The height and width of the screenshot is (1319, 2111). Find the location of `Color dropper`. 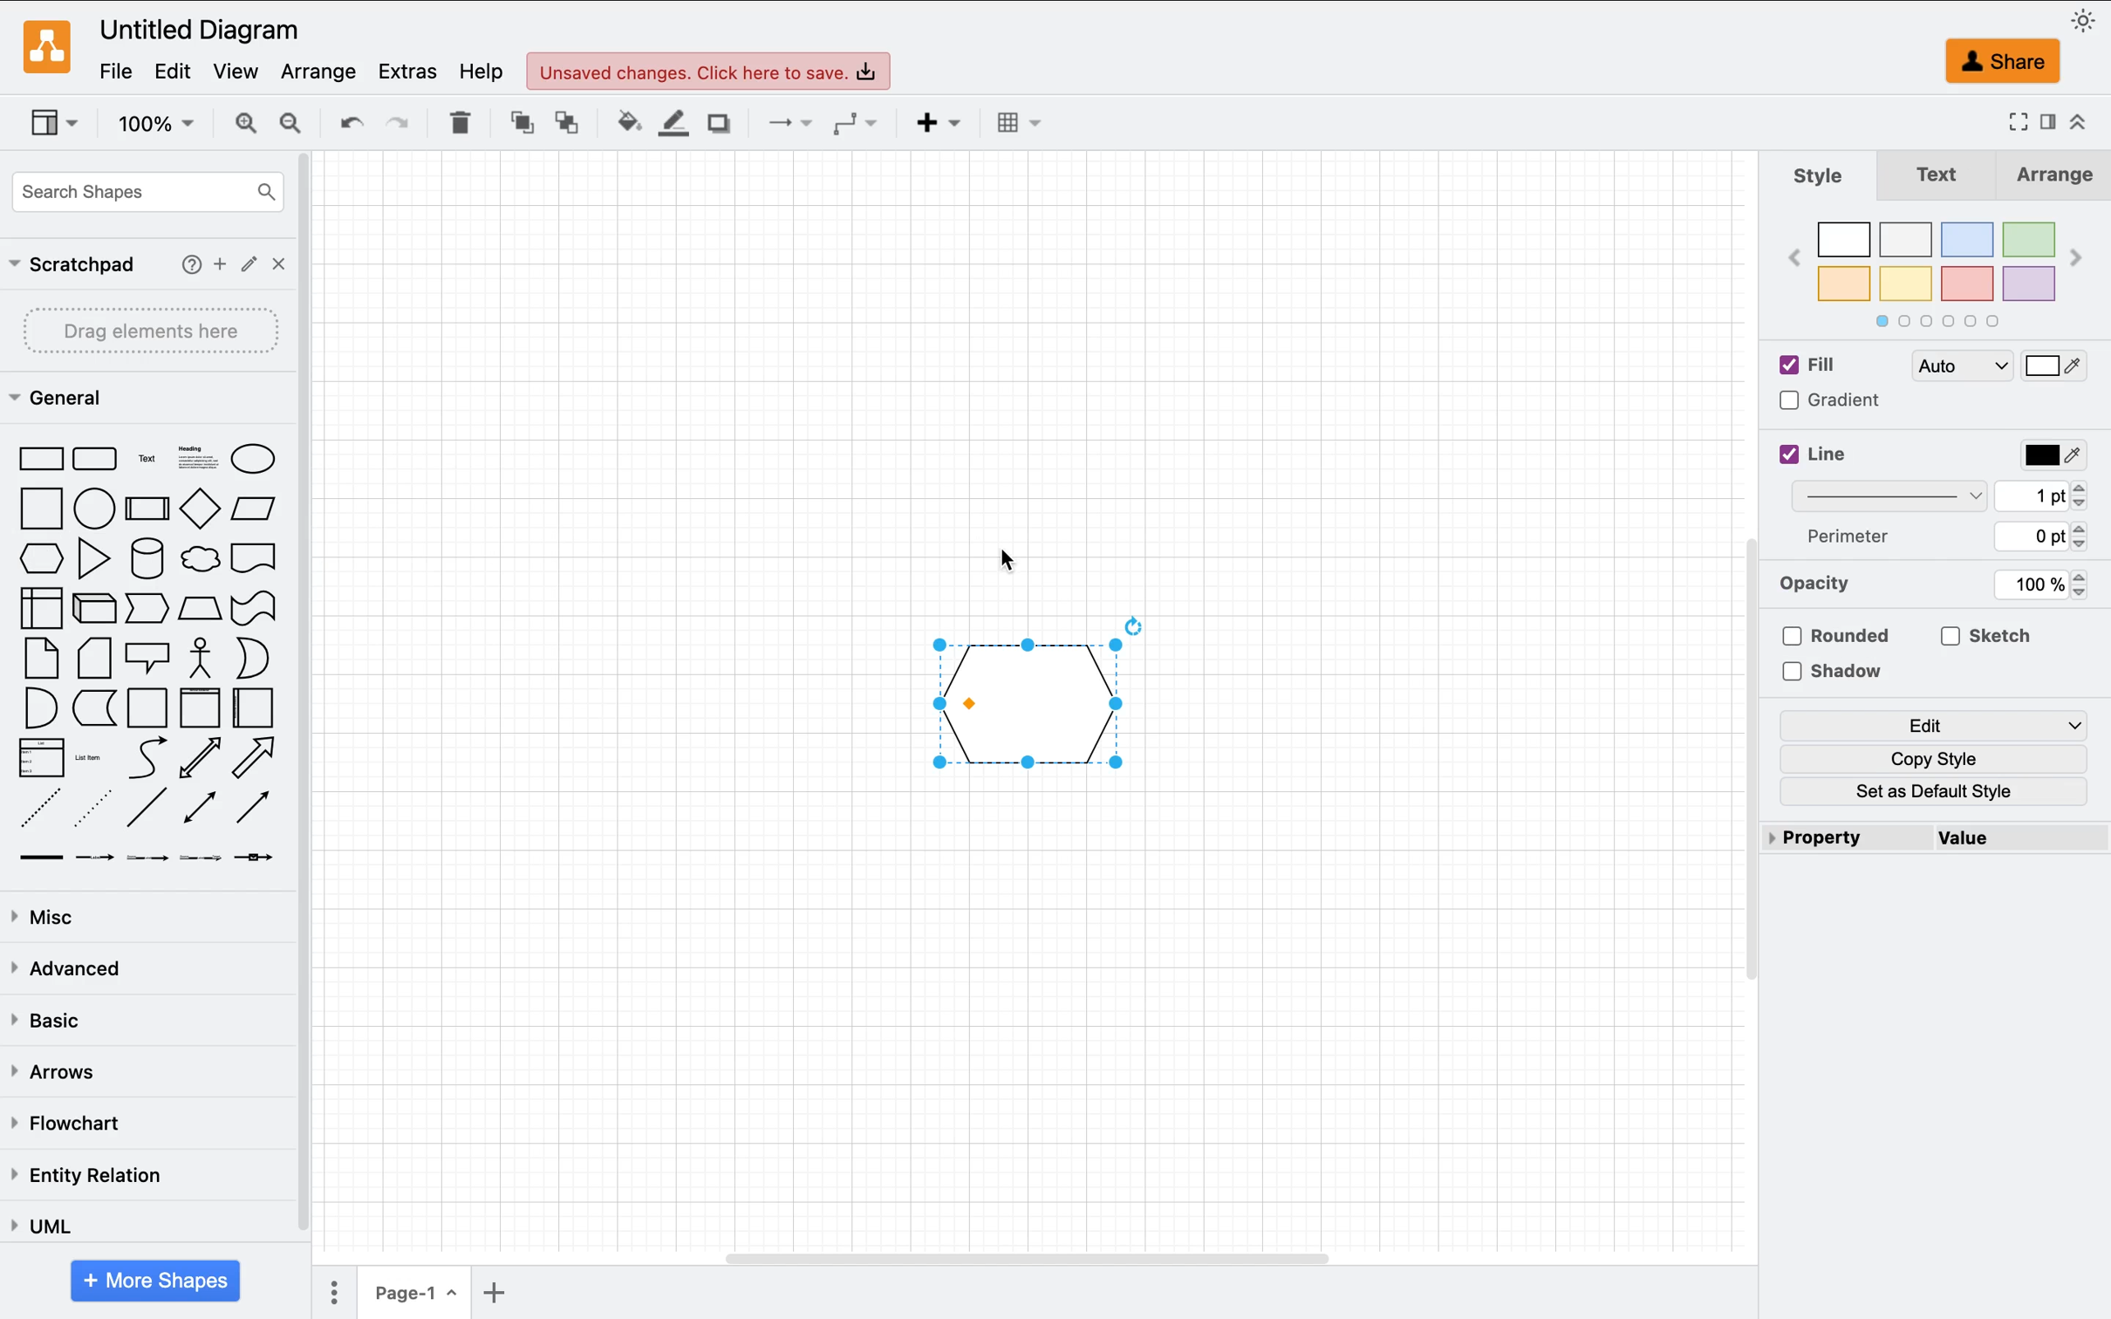

Color dropper is located at coordinates (2064, 370).